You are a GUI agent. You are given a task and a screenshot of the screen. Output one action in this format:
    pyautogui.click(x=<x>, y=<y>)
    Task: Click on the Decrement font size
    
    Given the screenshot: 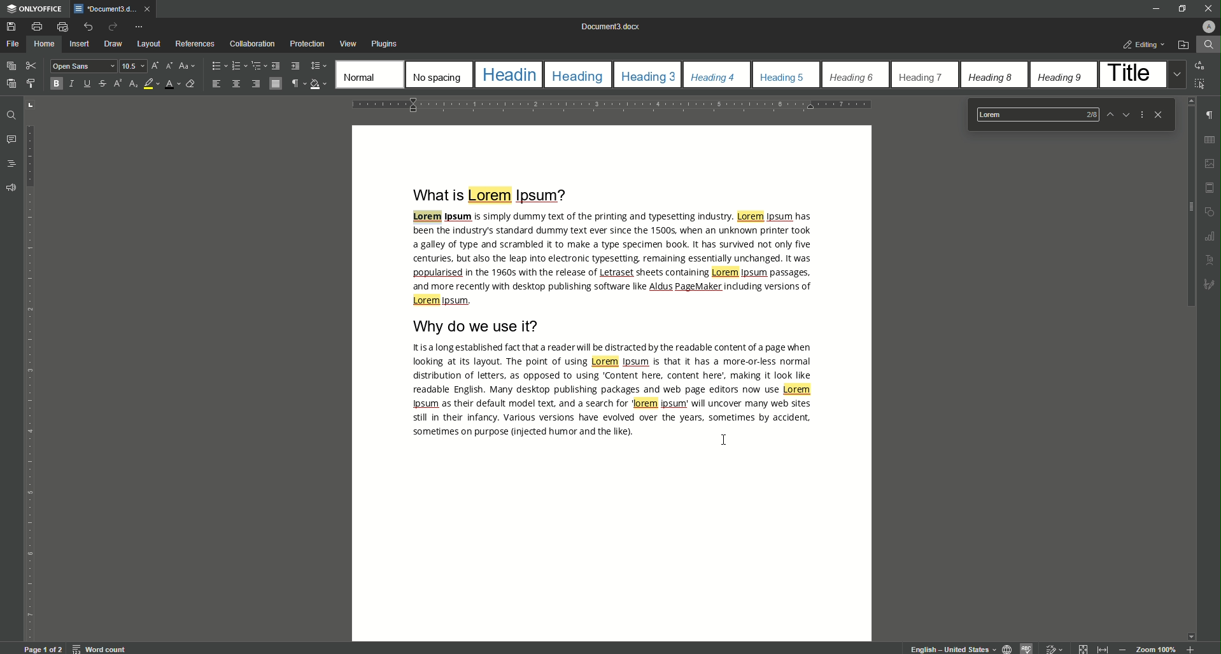 What is the action you would take?
    pyautogui.click(x=169, y=66)
    